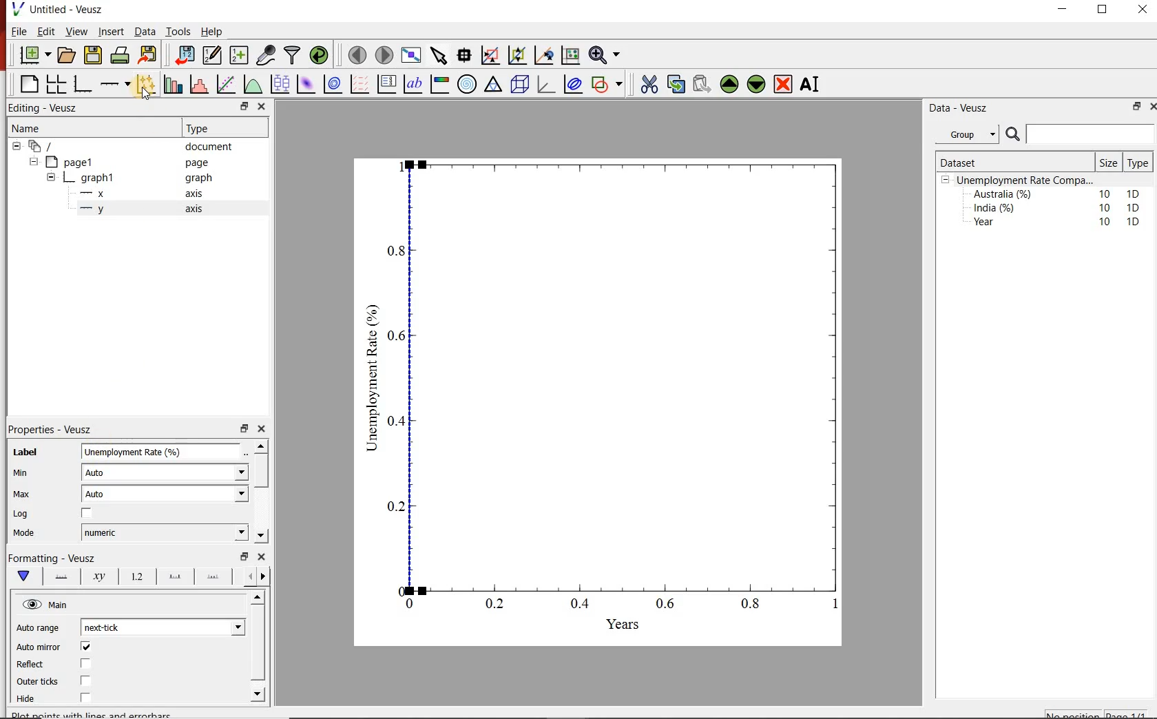  I want to click on numeric, so click(165, 532).